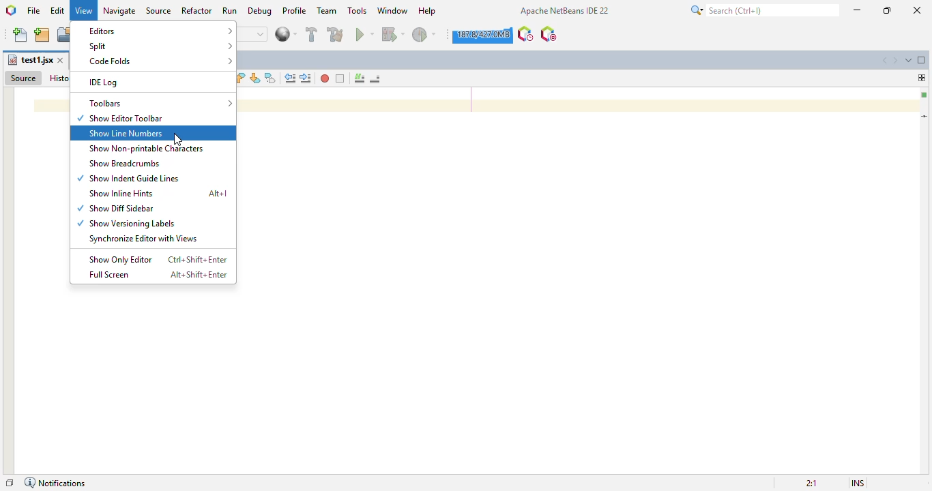 The height and width of the screenshot is (491, 932). I want to click on IDE log, so click(105, 83).